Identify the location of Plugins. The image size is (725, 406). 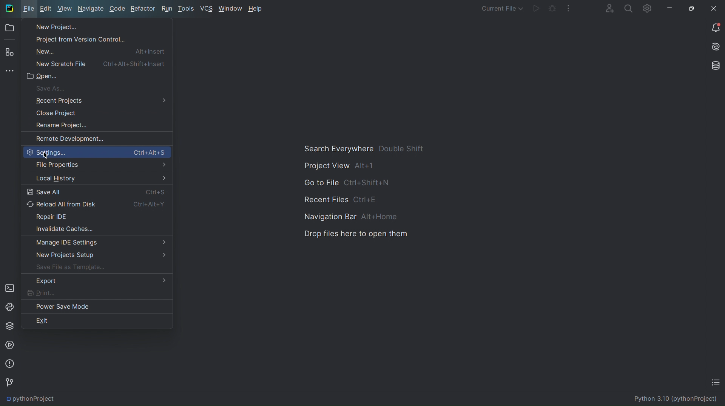
(9, 53).